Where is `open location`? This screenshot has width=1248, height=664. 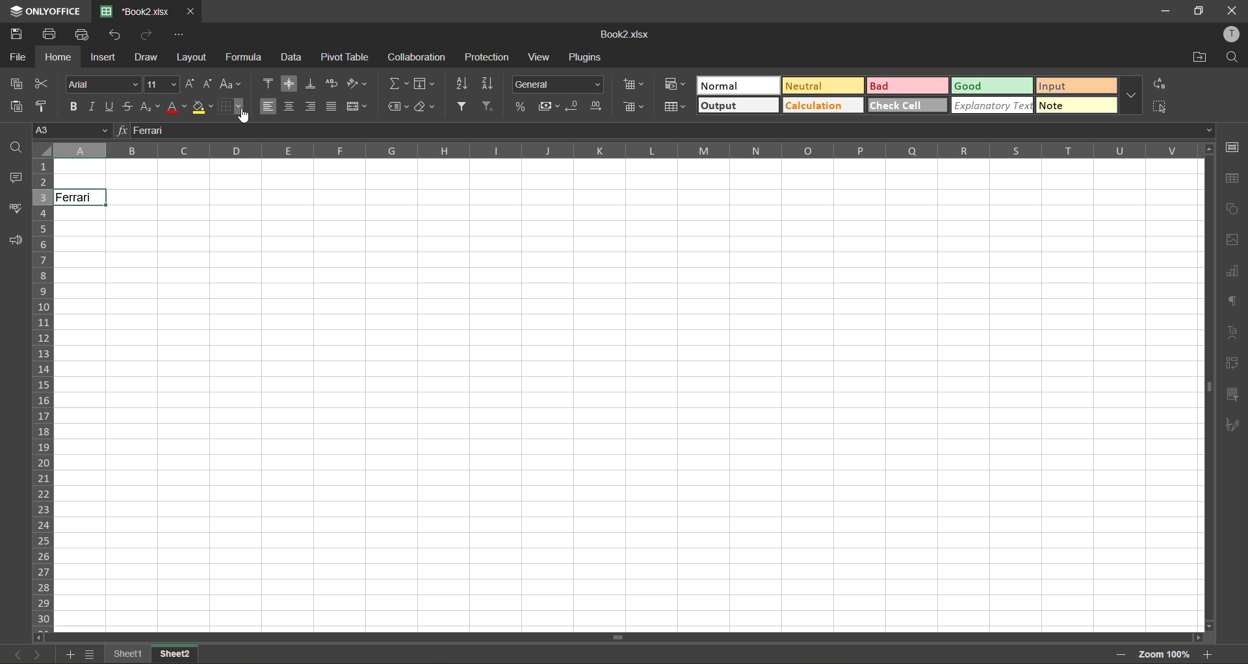 open location is located at coordinates (1201, 57).